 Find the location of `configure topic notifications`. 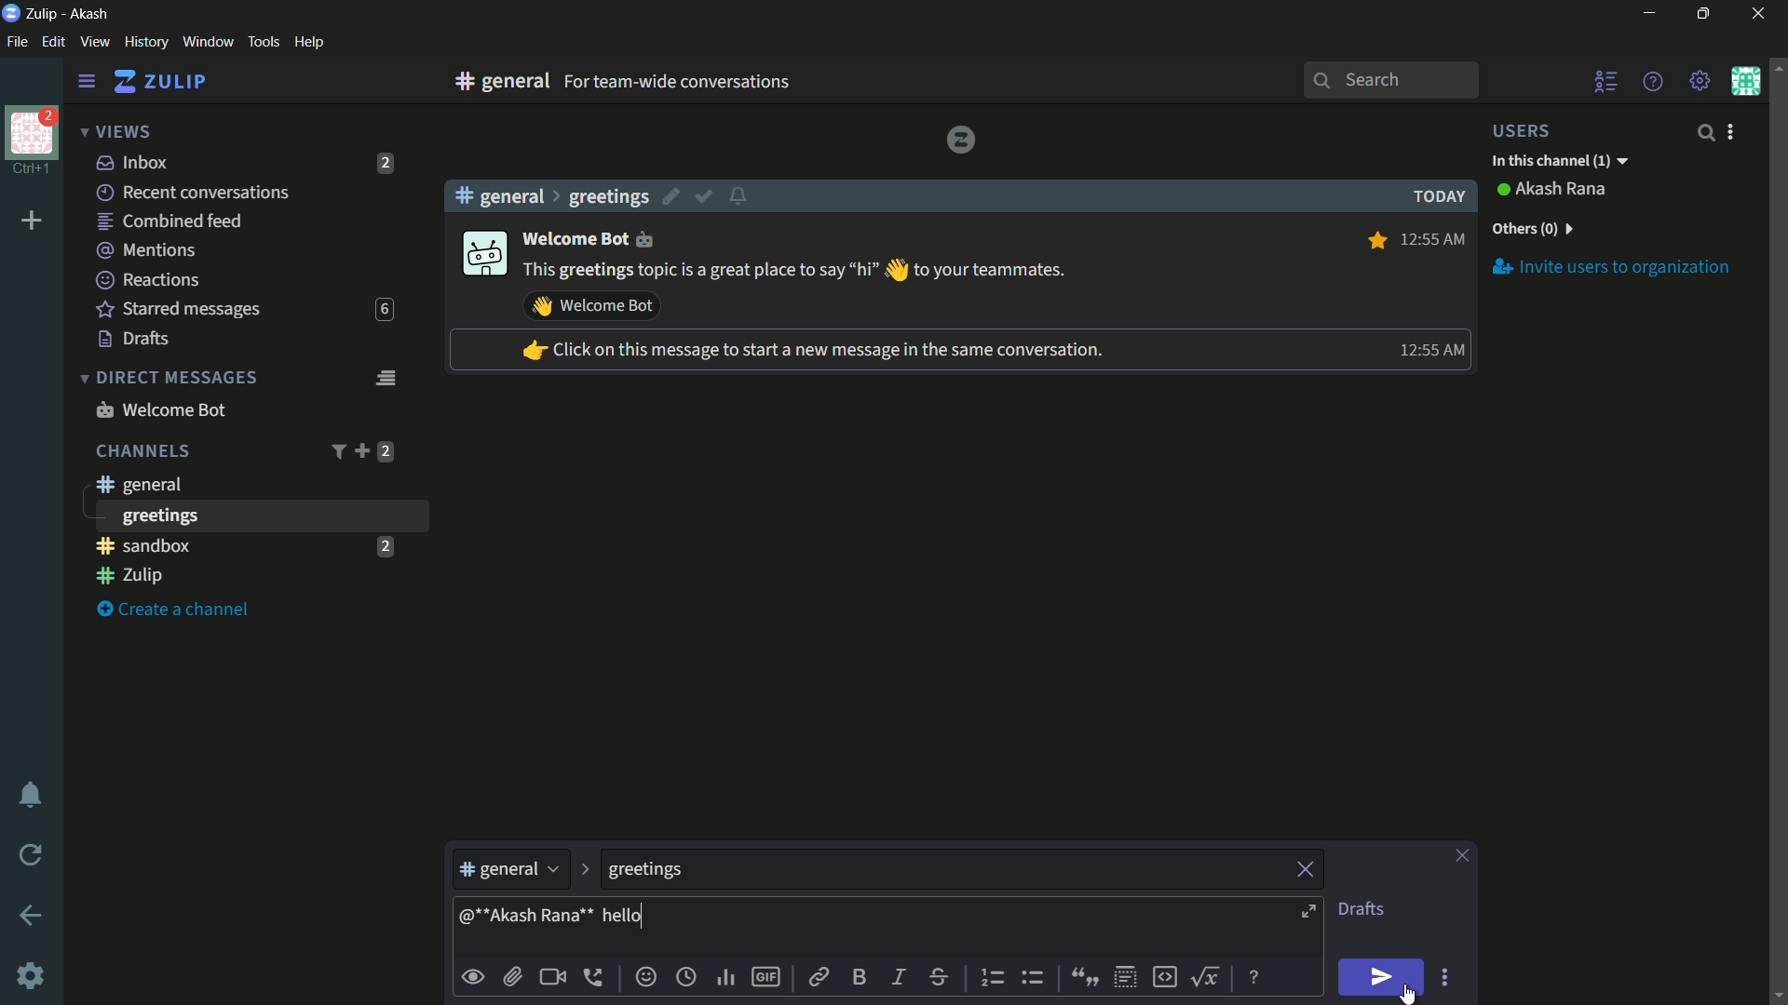

configure topic notifications is located at coordinates (741, 194).